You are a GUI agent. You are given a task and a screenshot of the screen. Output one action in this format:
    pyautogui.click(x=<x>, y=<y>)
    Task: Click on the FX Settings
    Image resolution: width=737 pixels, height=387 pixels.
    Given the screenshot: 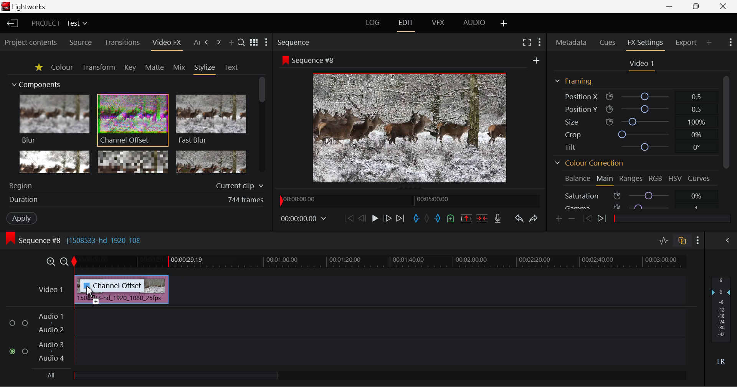 What is the action you would take?
    pyautogui.click(x=646, y=43)
    